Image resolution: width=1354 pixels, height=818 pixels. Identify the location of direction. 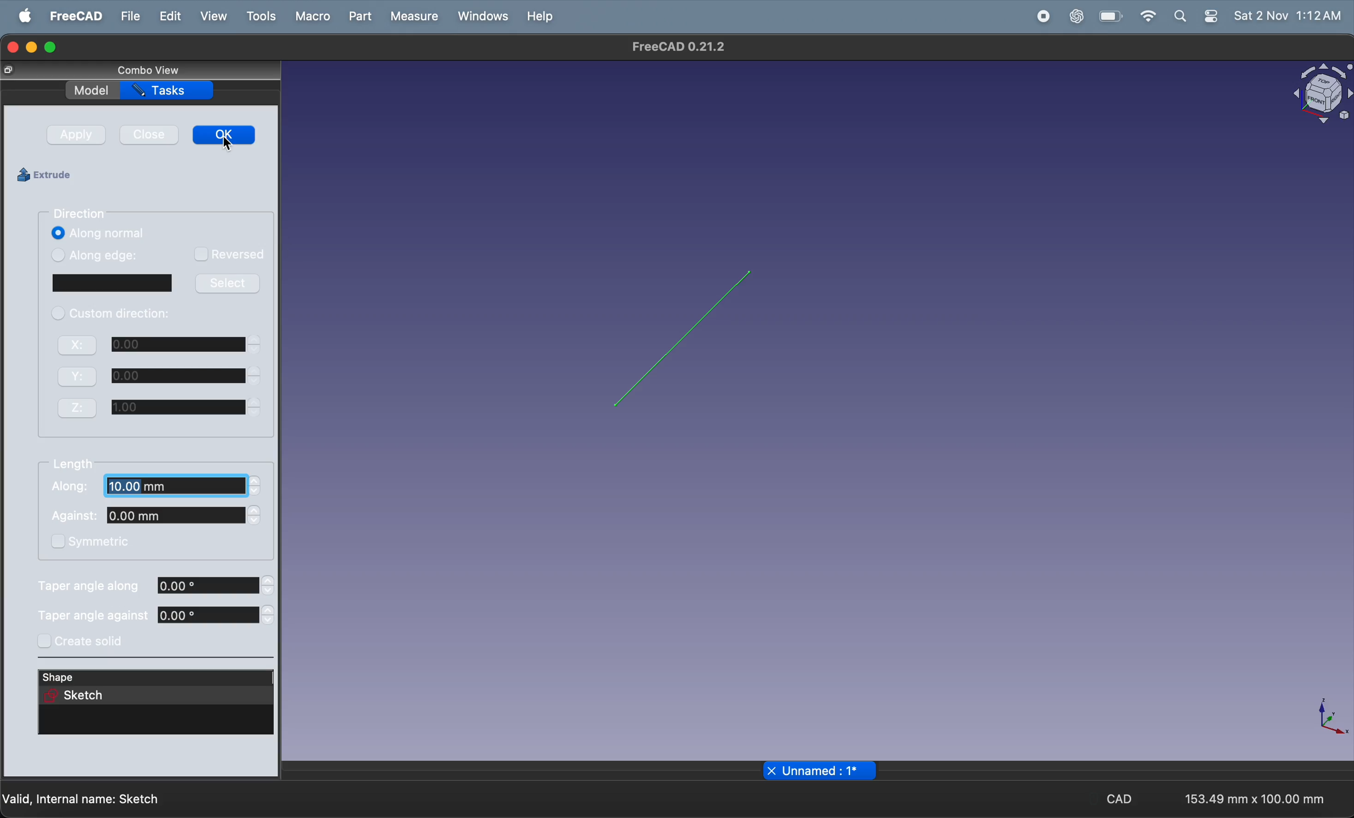
(81, 213).